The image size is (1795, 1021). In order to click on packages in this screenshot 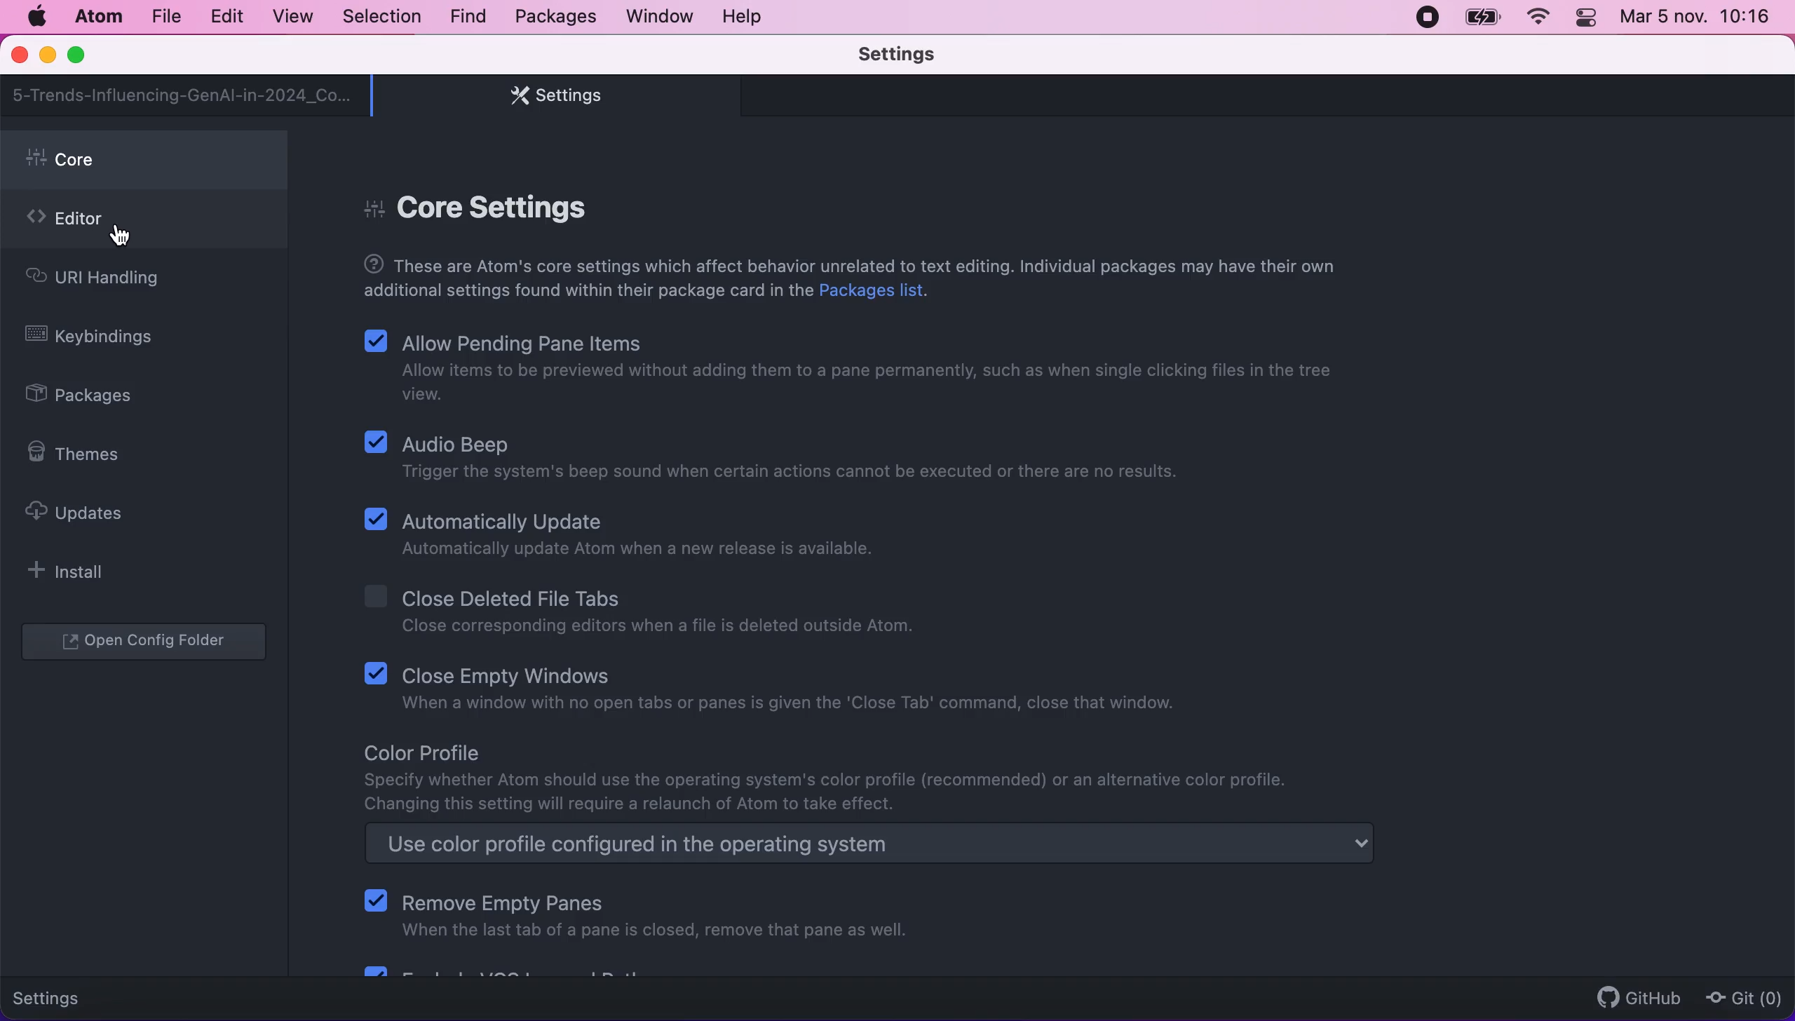, I will do `click(95, 397)`.